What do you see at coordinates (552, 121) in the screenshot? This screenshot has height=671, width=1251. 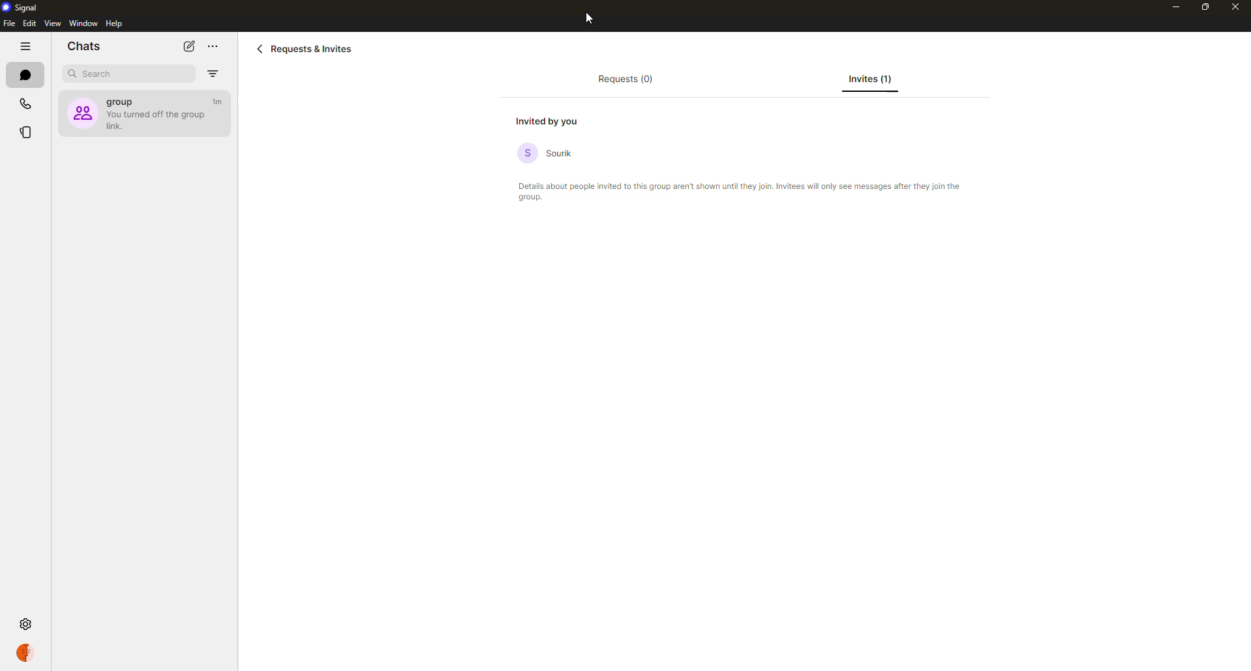 I see `invited by you` at bounding box center [552, 121].